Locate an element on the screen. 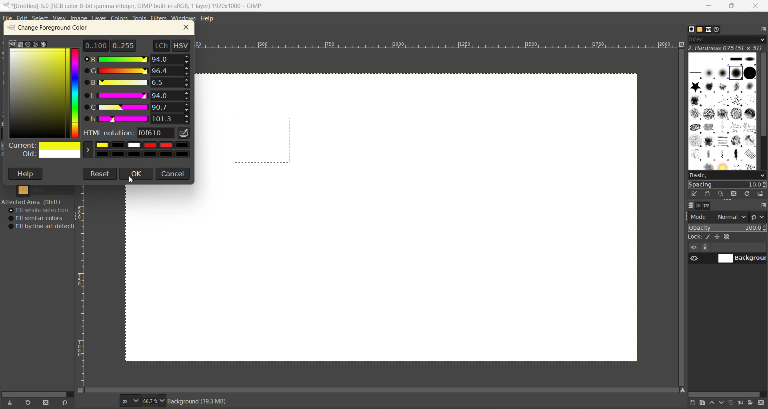 This screenshot has width=768, height=409. color shade is located at coordinates (38, 95).